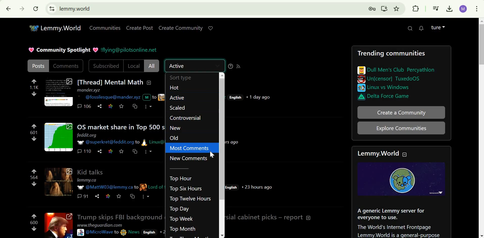  What do you see at coordinates (34, 228) in the screenshot?
I see `downvote` at bounding box center [34, 228].